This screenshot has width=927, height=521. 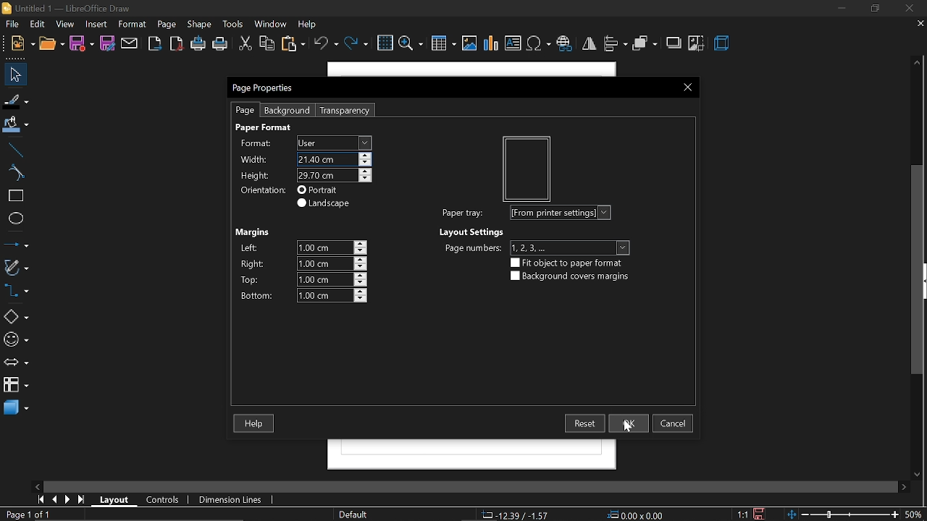 I want to click on insert image, so click(x=469, y=43).